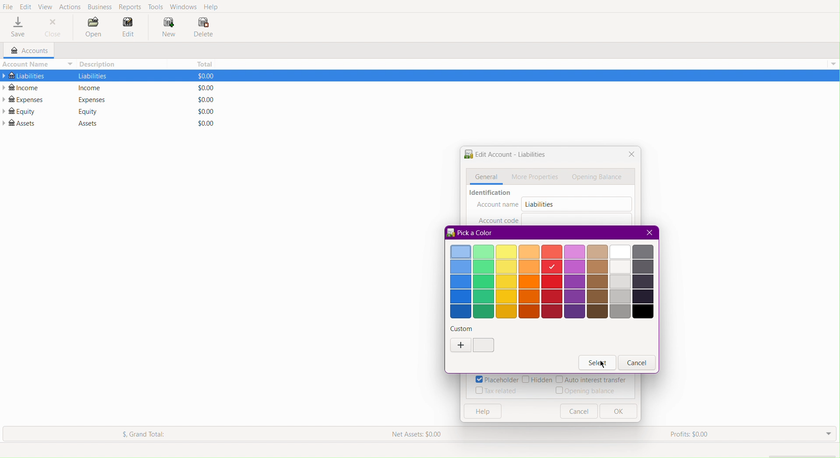 Image resolution: width=840 pixels, height=458 pixels. Describe the element at coordinates (601, 365) in the screenshot. I see `Cursor` at that location.